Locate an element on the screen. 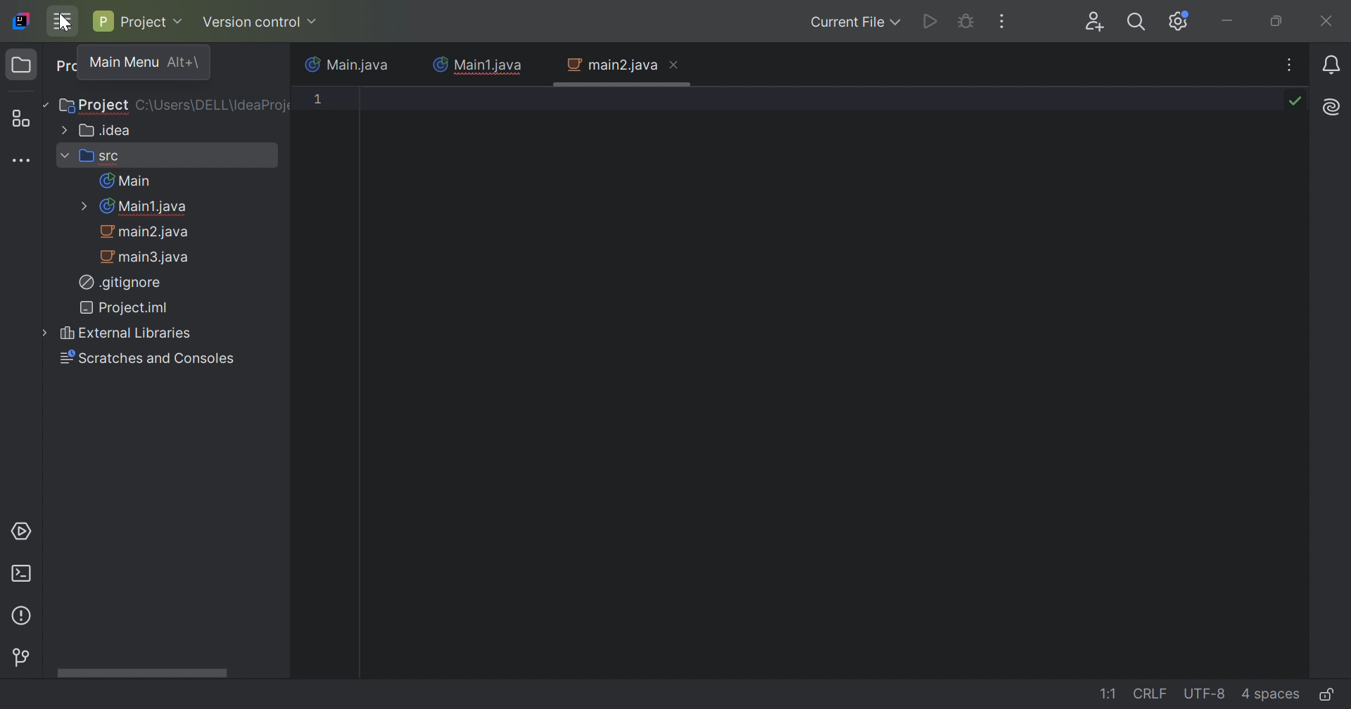 This screenshot has height=709, width=1351. Current File is located at coordinates (855, 23).